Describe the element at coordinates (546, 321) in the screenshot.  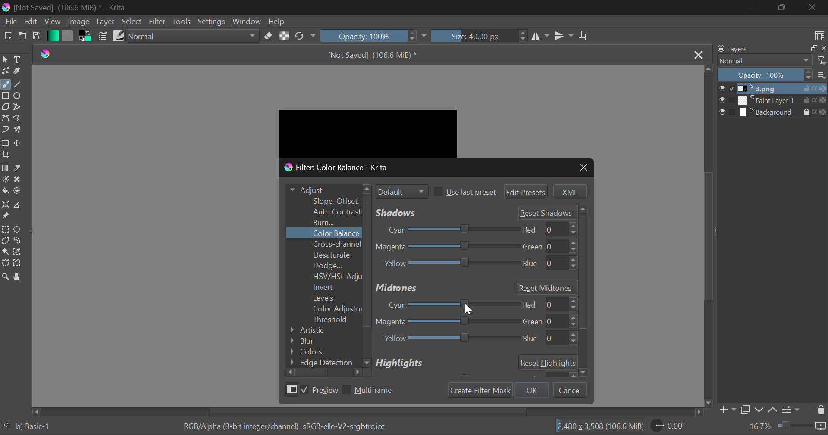
I see `green` at that location.